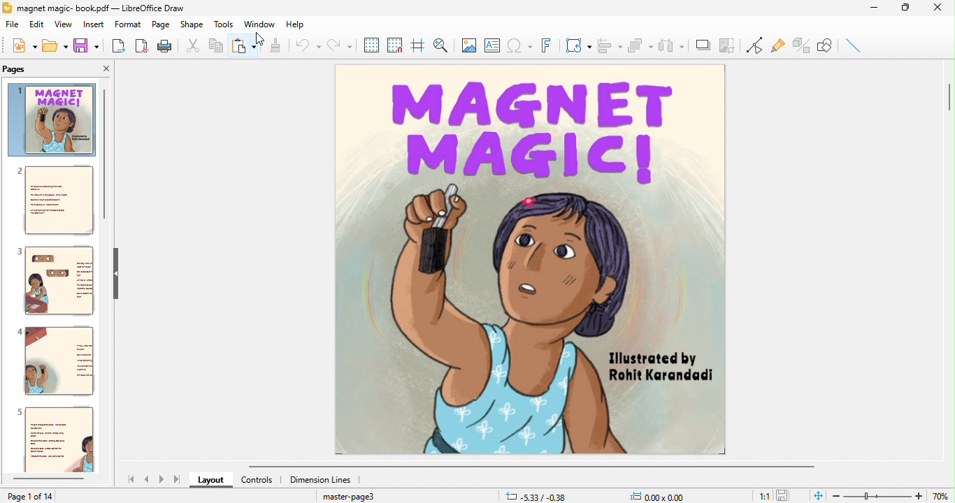  What do you see at coordinates (906, 8) in the screenshot?
I see `maximize` at bounding box center [906, 8].